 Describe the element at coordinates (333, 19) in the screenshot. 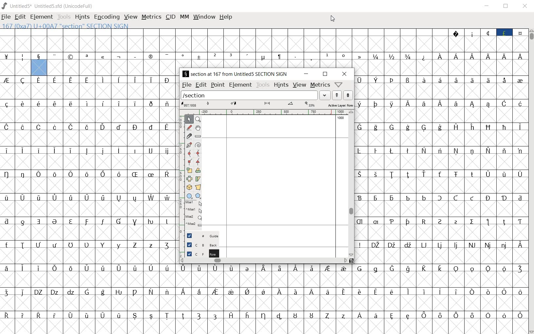

I see `CURSOR` at that location.